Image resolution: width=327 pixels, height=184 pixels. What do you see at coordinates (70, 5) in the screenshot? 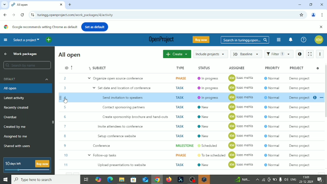
I see `New tab` at bounding box center [70, 5].